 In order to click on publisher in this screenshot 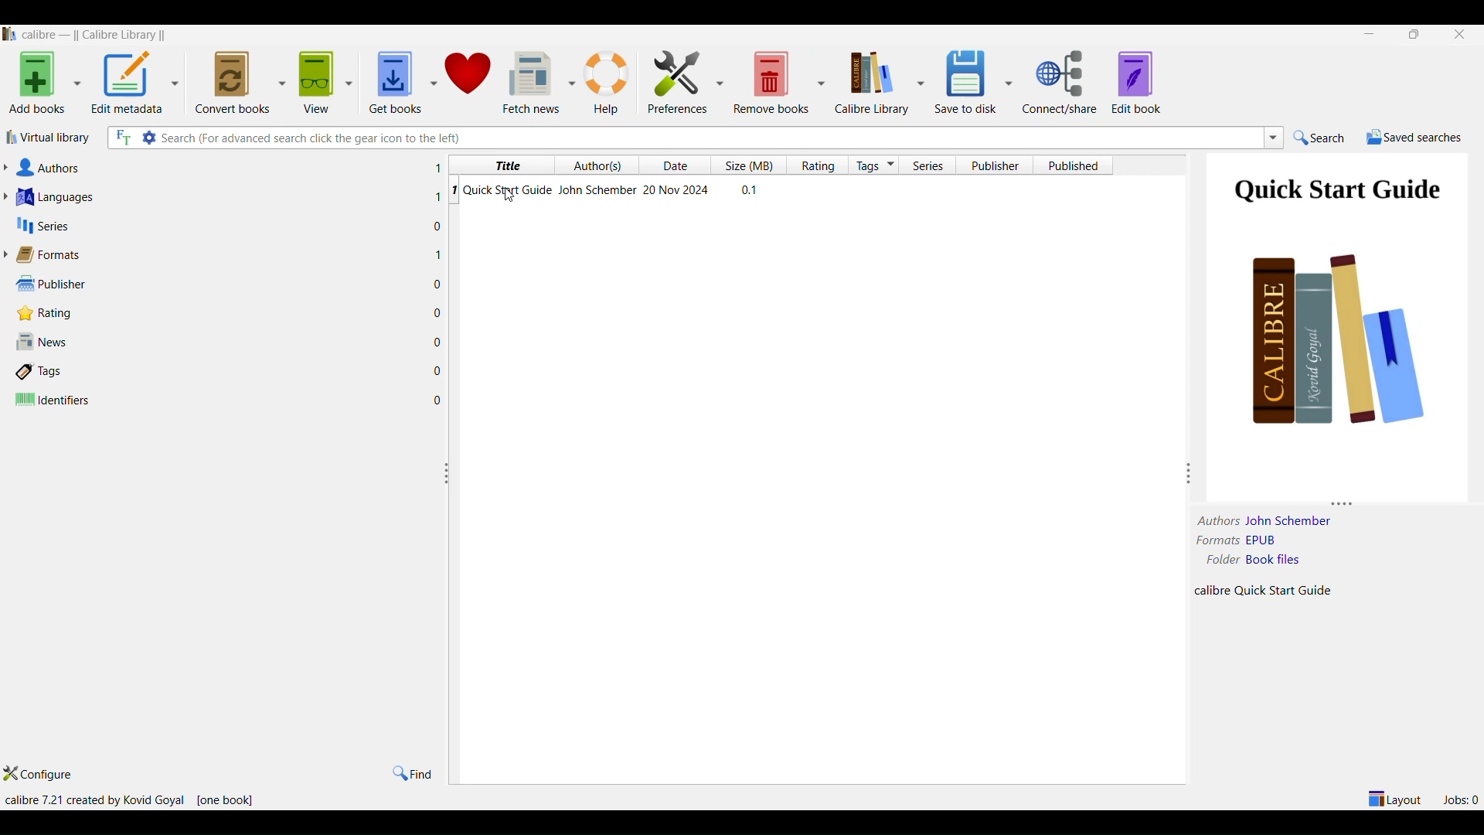, I will do `click(995, 164)`.